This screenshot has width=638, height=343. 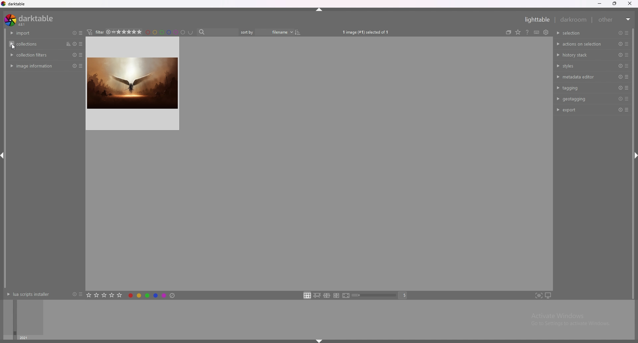 I want to click on collection filters, so click(x=34, y=55).